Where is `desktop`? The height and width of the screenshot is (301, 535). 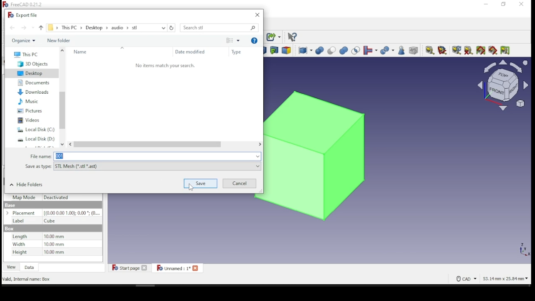
desktop is located at coordinates (94, 28).